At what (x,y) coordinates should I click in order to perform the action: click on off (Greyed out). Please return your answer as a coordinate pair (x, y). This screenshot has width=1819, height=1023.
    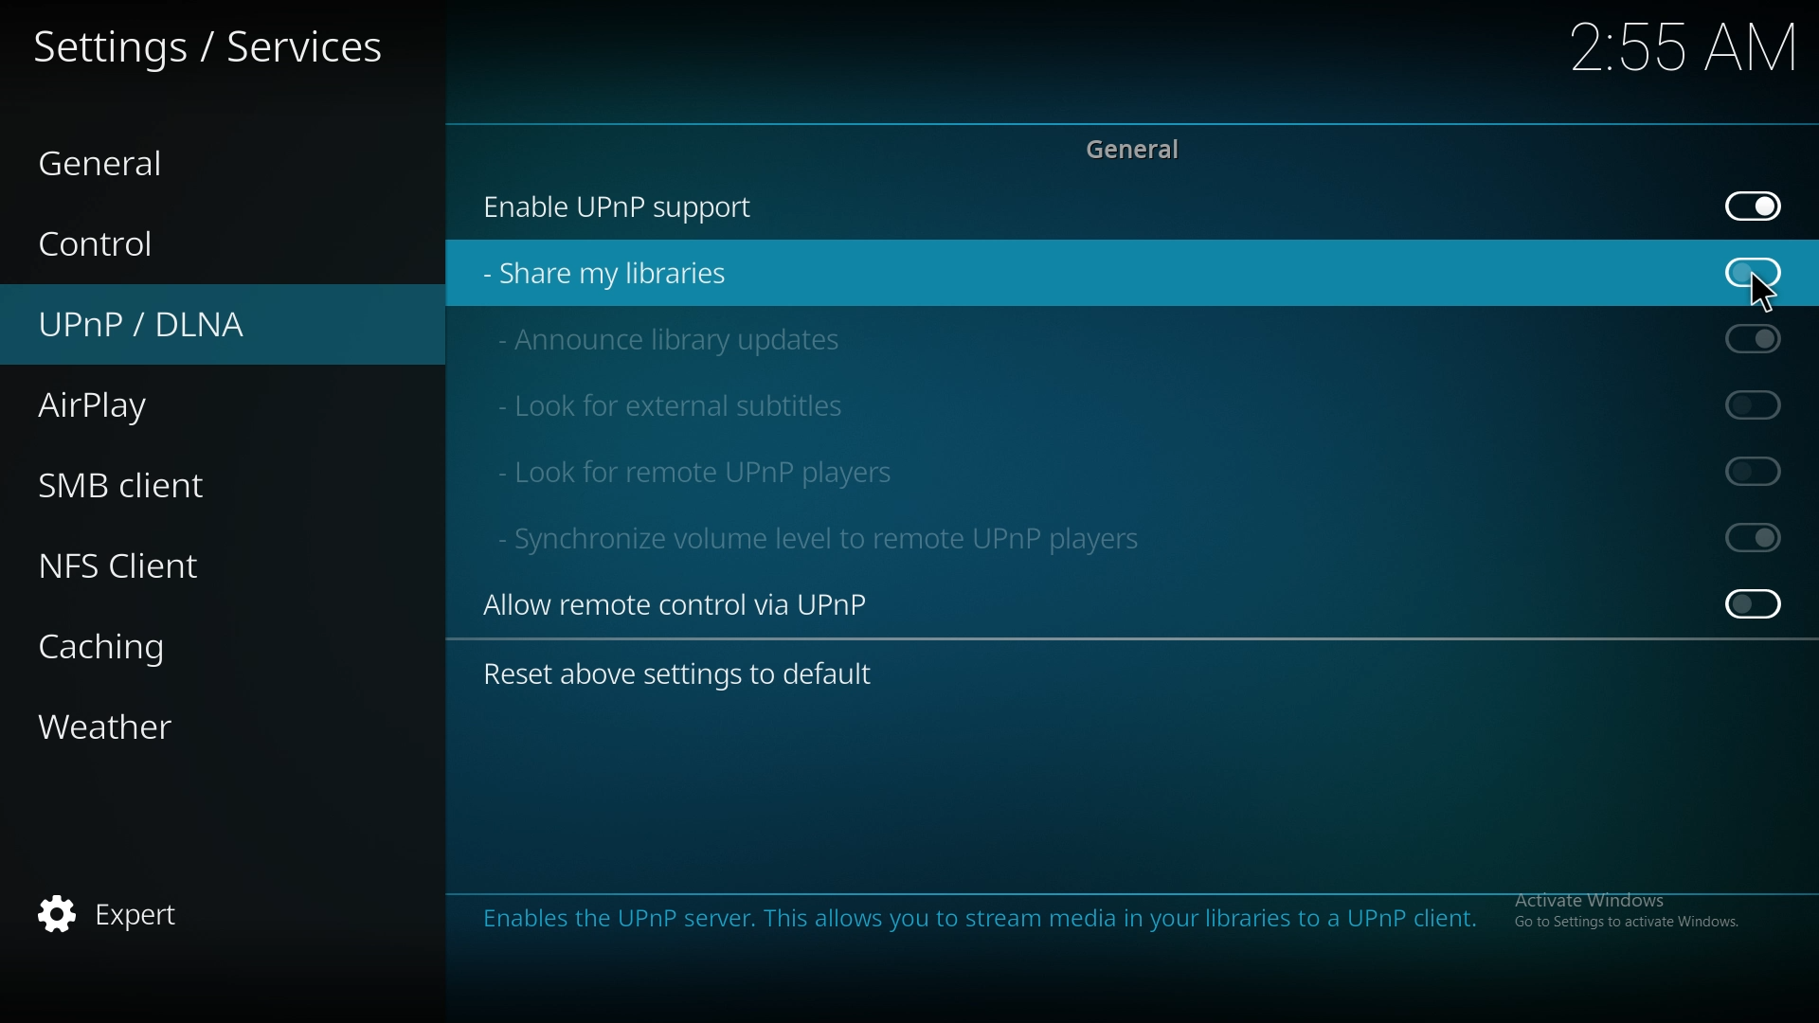
    Looking at the image, I should click on (1759, 471).